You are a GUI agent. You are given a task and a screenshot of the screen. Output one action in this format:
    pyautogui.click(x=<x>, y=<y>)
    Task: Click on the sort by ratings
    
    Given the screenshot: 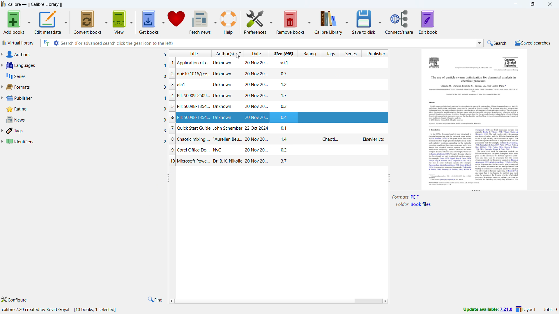 What is the action you would take?
    pyautogui.click(x=309, y=53)
    